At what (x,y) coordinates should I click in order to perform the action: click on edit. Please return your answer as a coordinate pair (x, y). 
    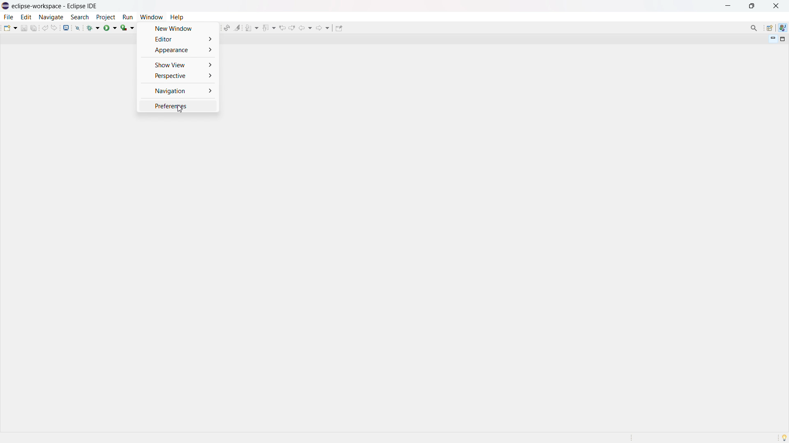
    Looking at the image, I should click on (25, 17).